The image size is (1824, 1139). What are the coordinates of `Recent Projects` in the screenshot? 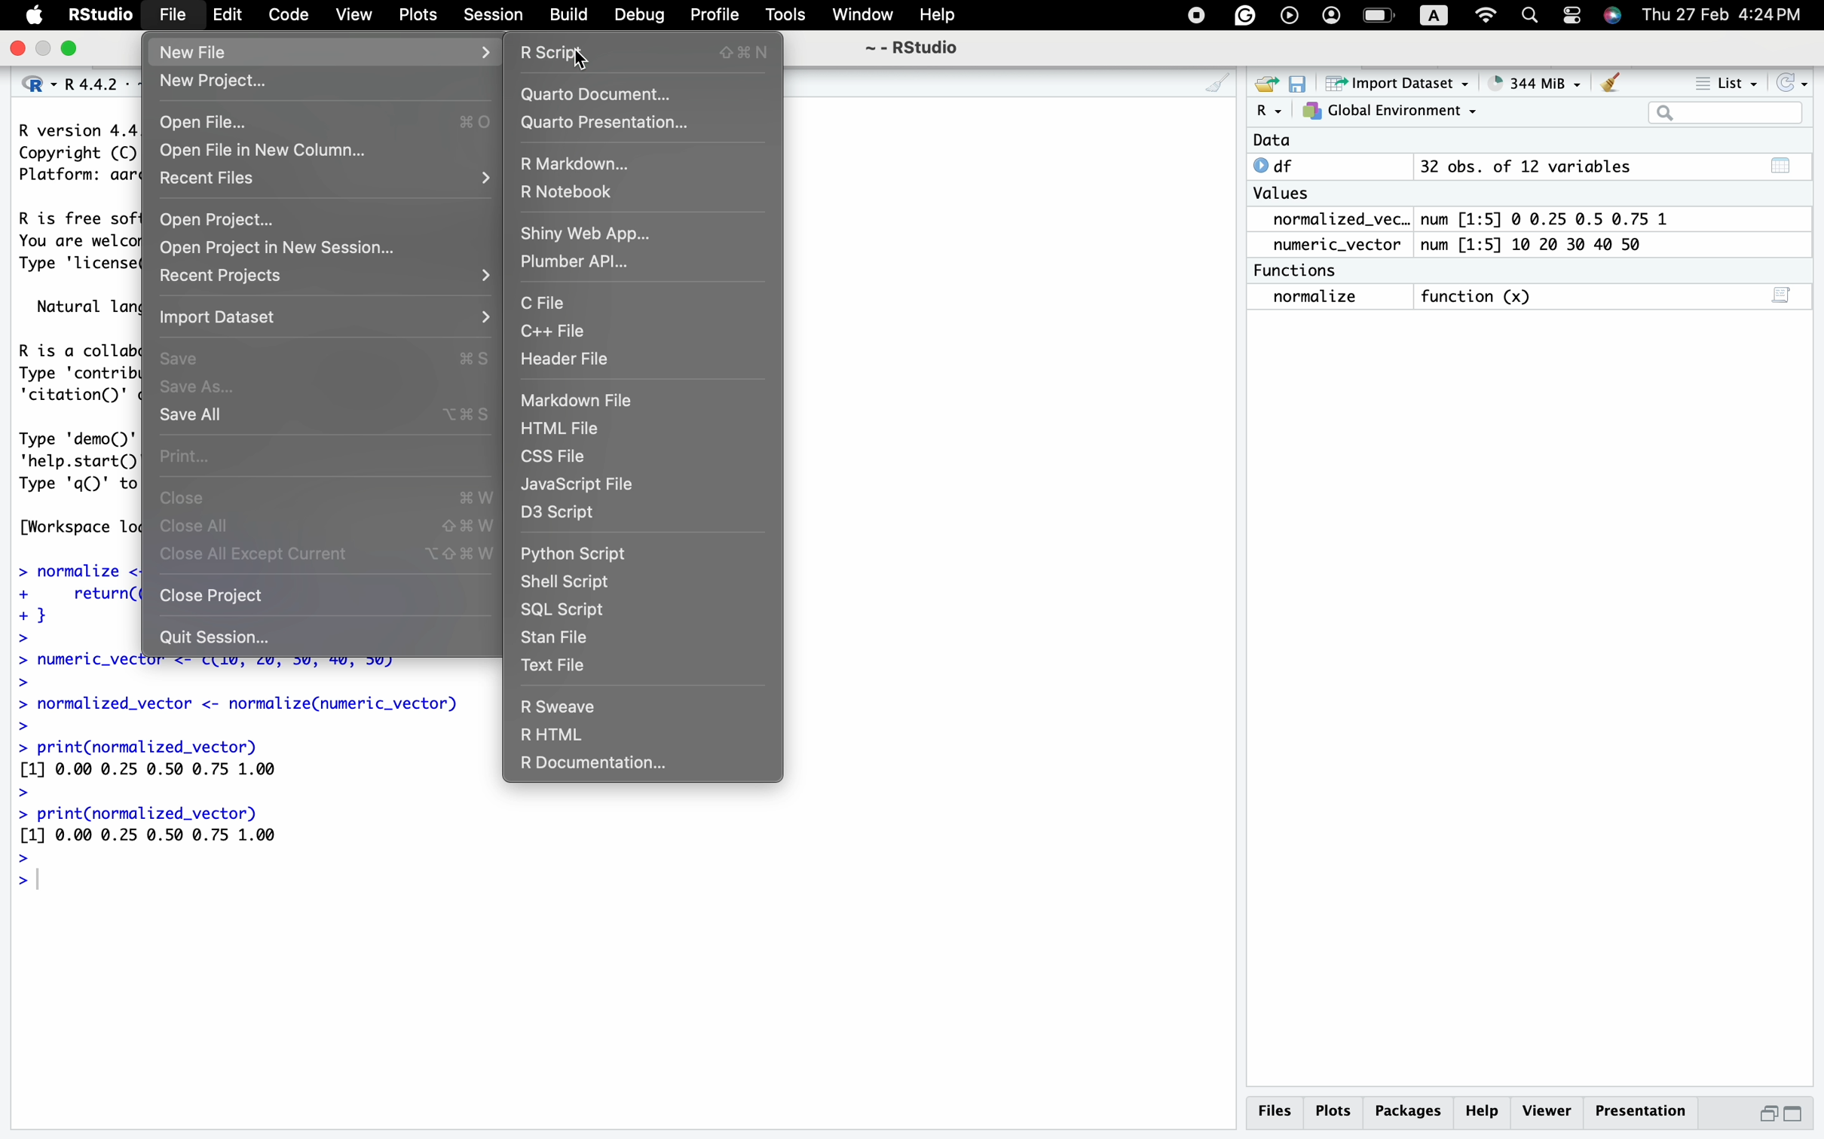 It's located at (221, 276).